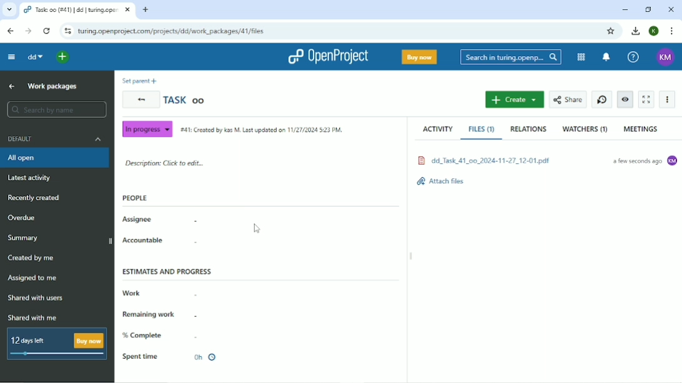  I want to click on Created by and on, so click(262, 130).